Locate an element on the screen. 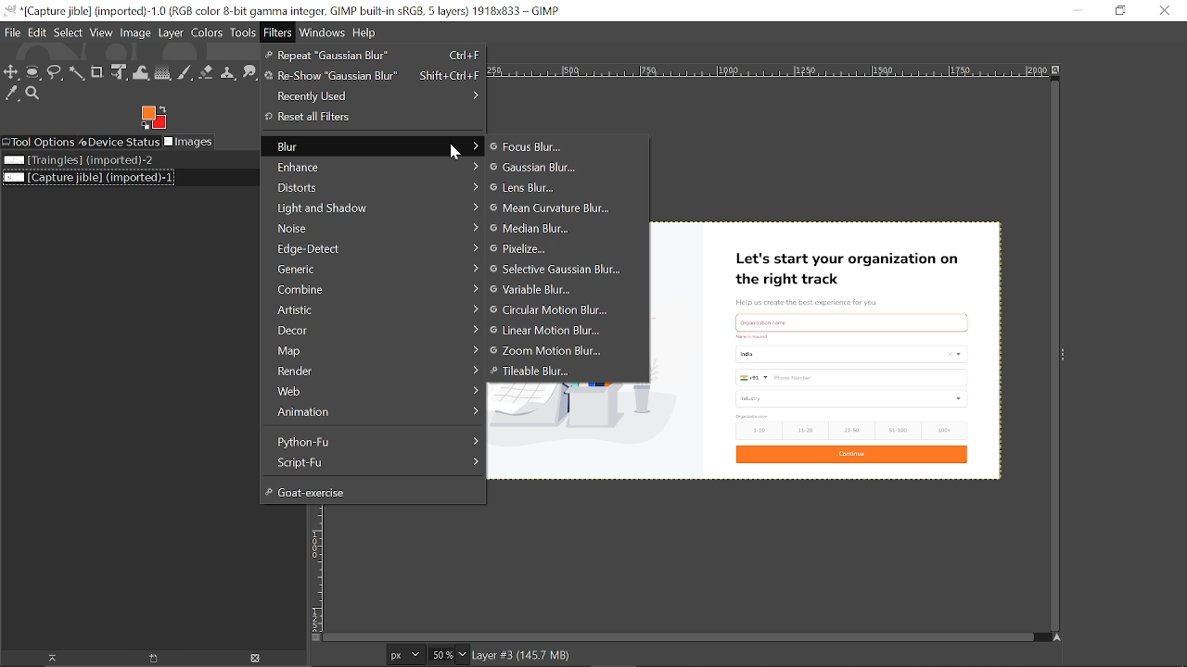 The height and width of the screenshot is (667, 1187). Artistic is located at coordinates (373, 309).